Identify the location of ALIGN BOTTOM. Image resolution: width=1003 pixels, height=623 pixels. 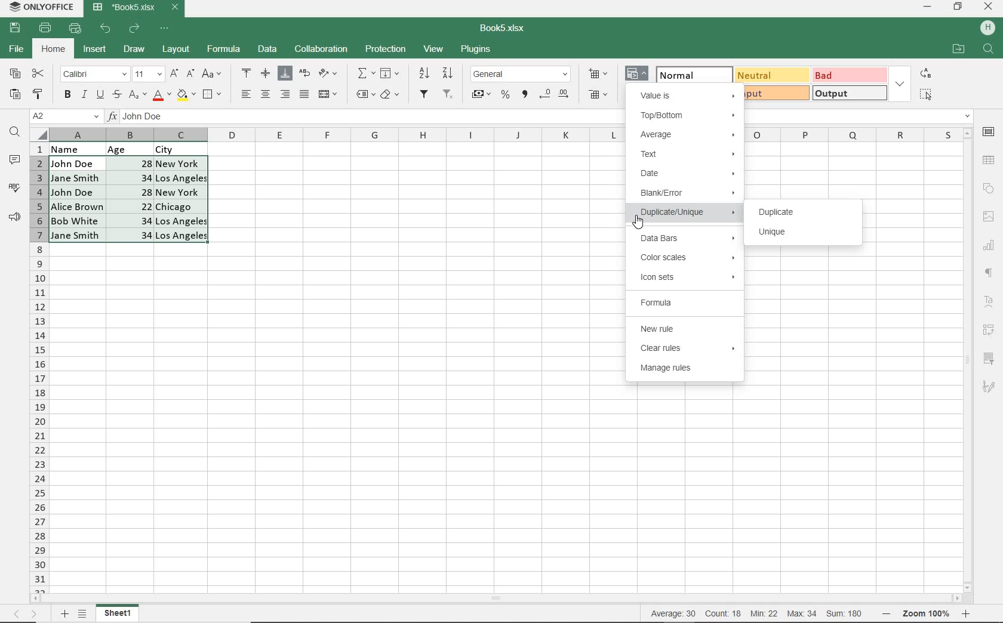
(285, 73).